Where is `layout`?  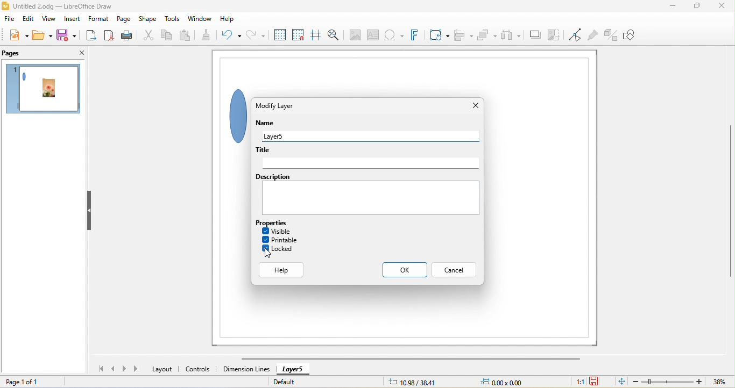
layout is located at coordinates (162, 369).